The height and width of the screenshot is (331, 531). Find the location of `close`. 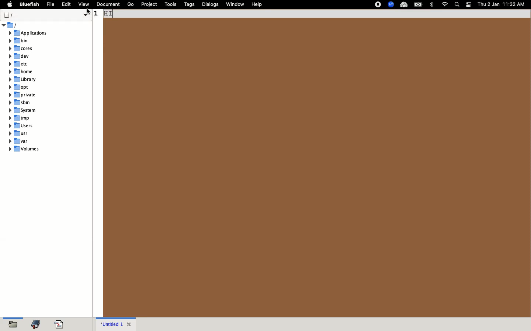

close is located at coordinates (131, 324).